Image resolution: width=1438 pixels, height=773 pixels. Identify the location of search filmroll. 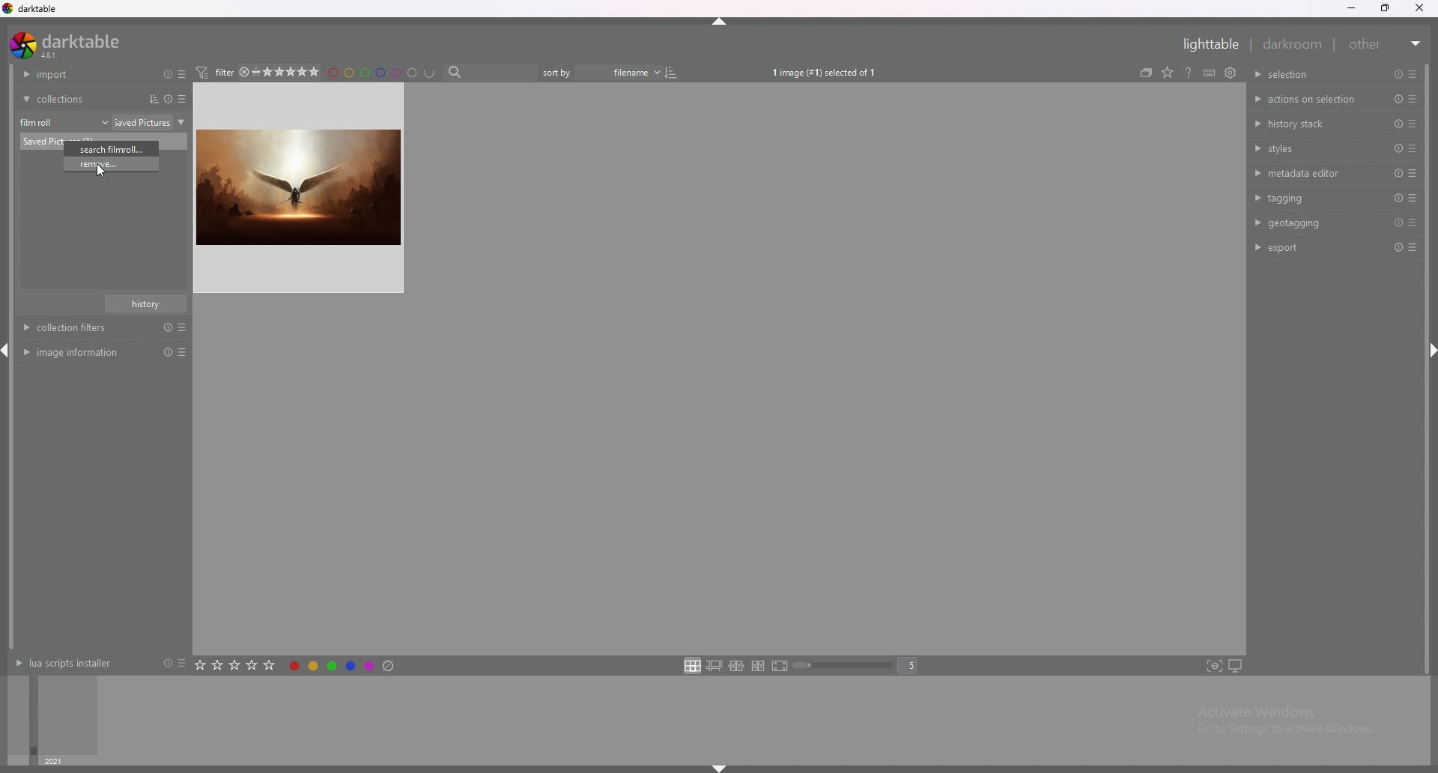
(112, 150).